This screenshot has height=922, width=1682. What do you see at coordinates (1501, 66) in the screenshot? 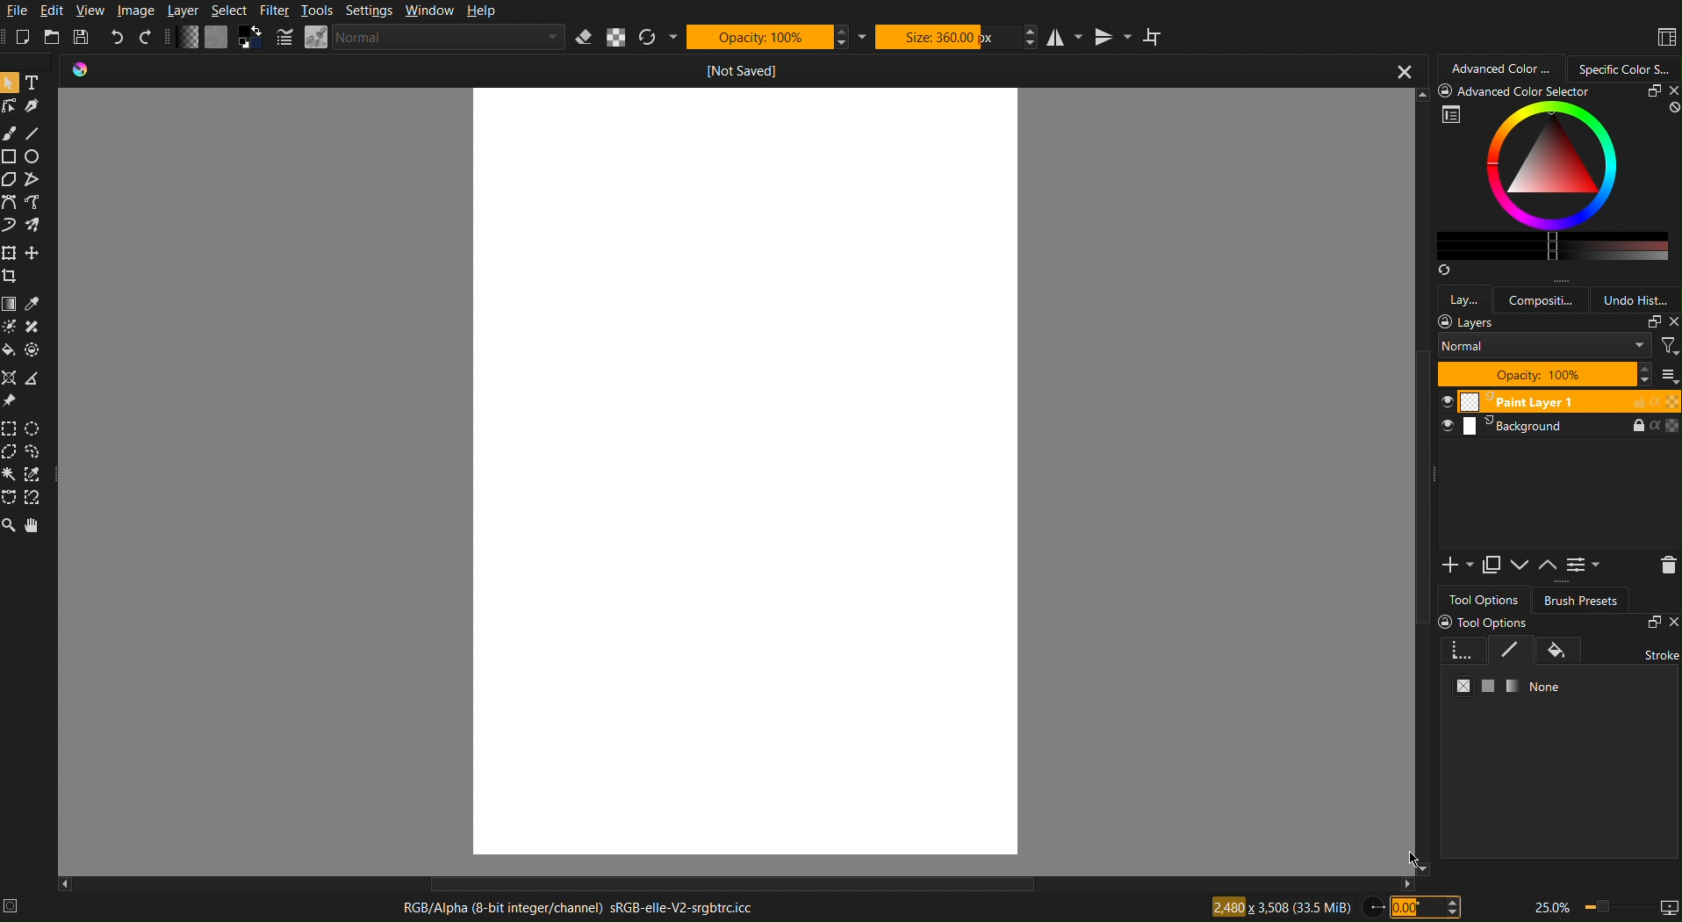
I see `Advanced Color Selector` at bounding box center [1501, 66].